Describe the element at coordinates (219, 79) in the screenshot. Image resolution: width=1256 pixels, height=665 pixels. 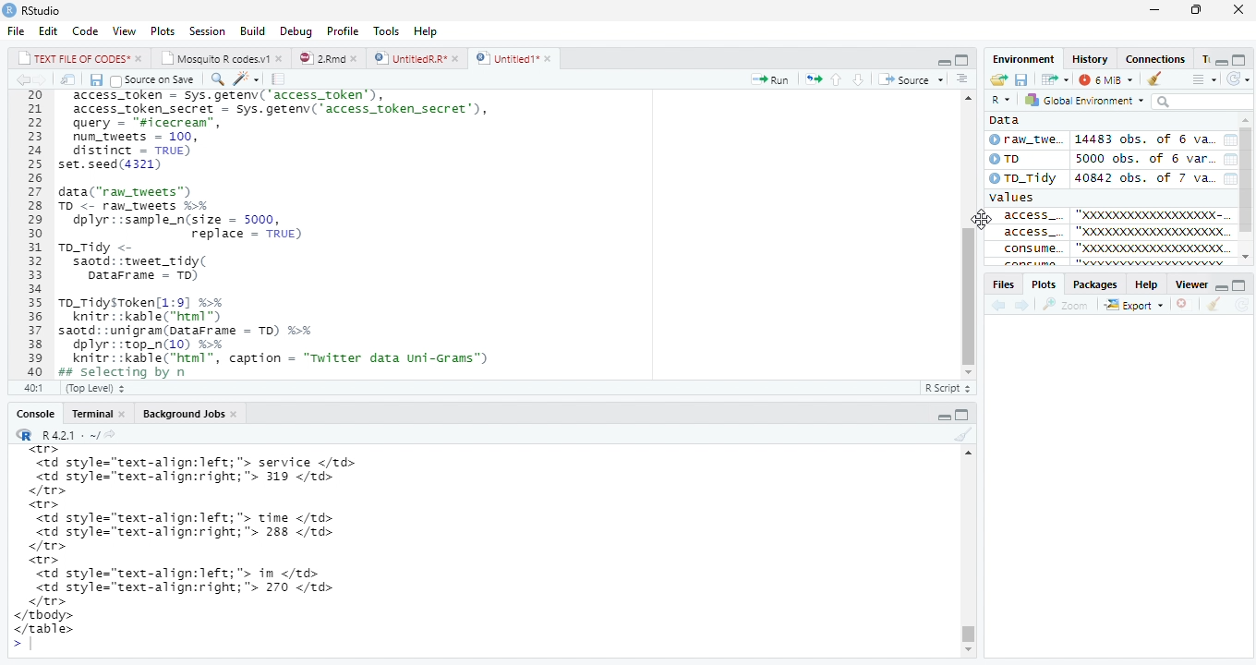
I see `find replace` at that location.